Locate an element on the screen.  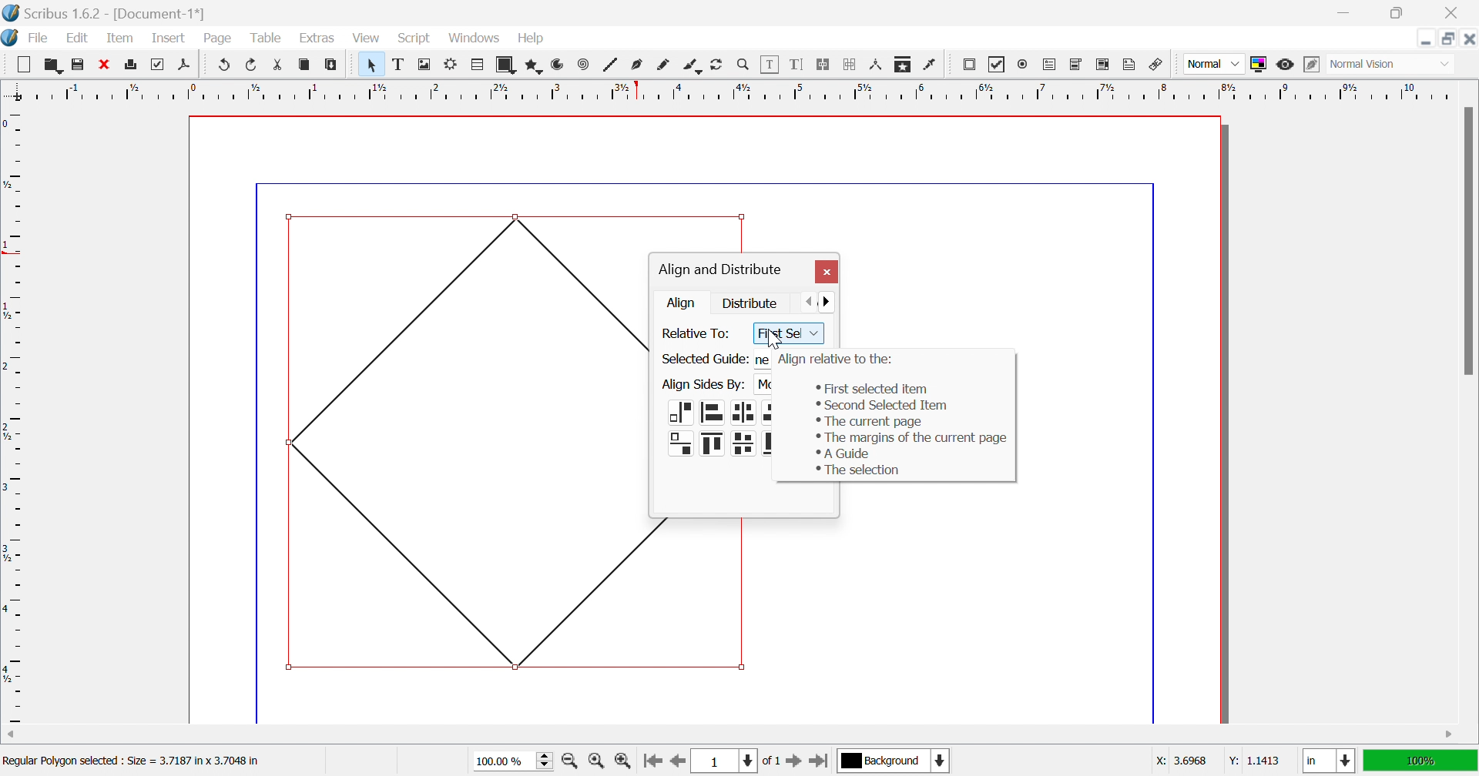
Minimize is located at coordinates (1347, 13).